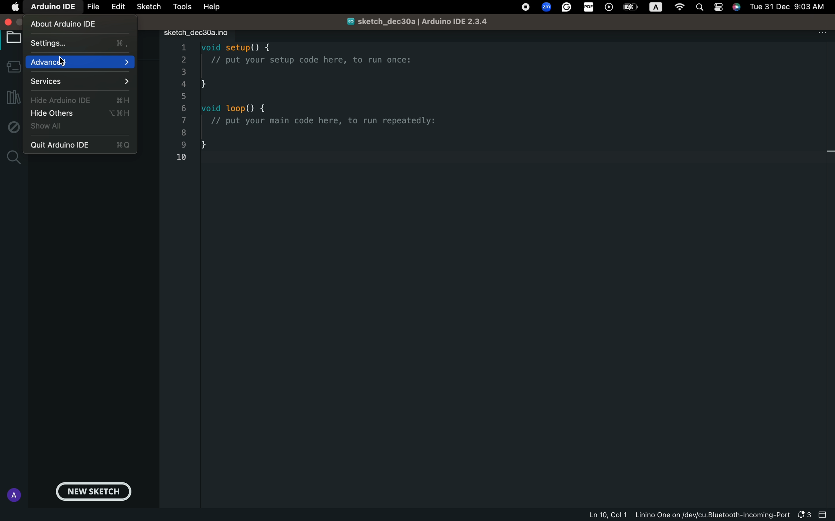 This screenshot has height=521, width=835. What do you see at coordinates (323, 108) in the screenshot?
I see `code` at bounding box center [323, 108].